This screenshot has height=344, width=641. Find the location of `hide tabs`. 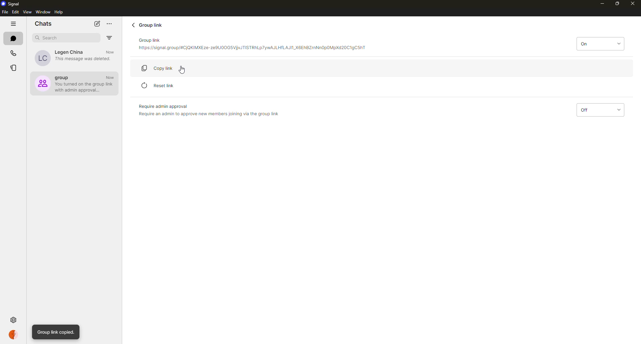

hide tabs is located at coordinates (14, 24).